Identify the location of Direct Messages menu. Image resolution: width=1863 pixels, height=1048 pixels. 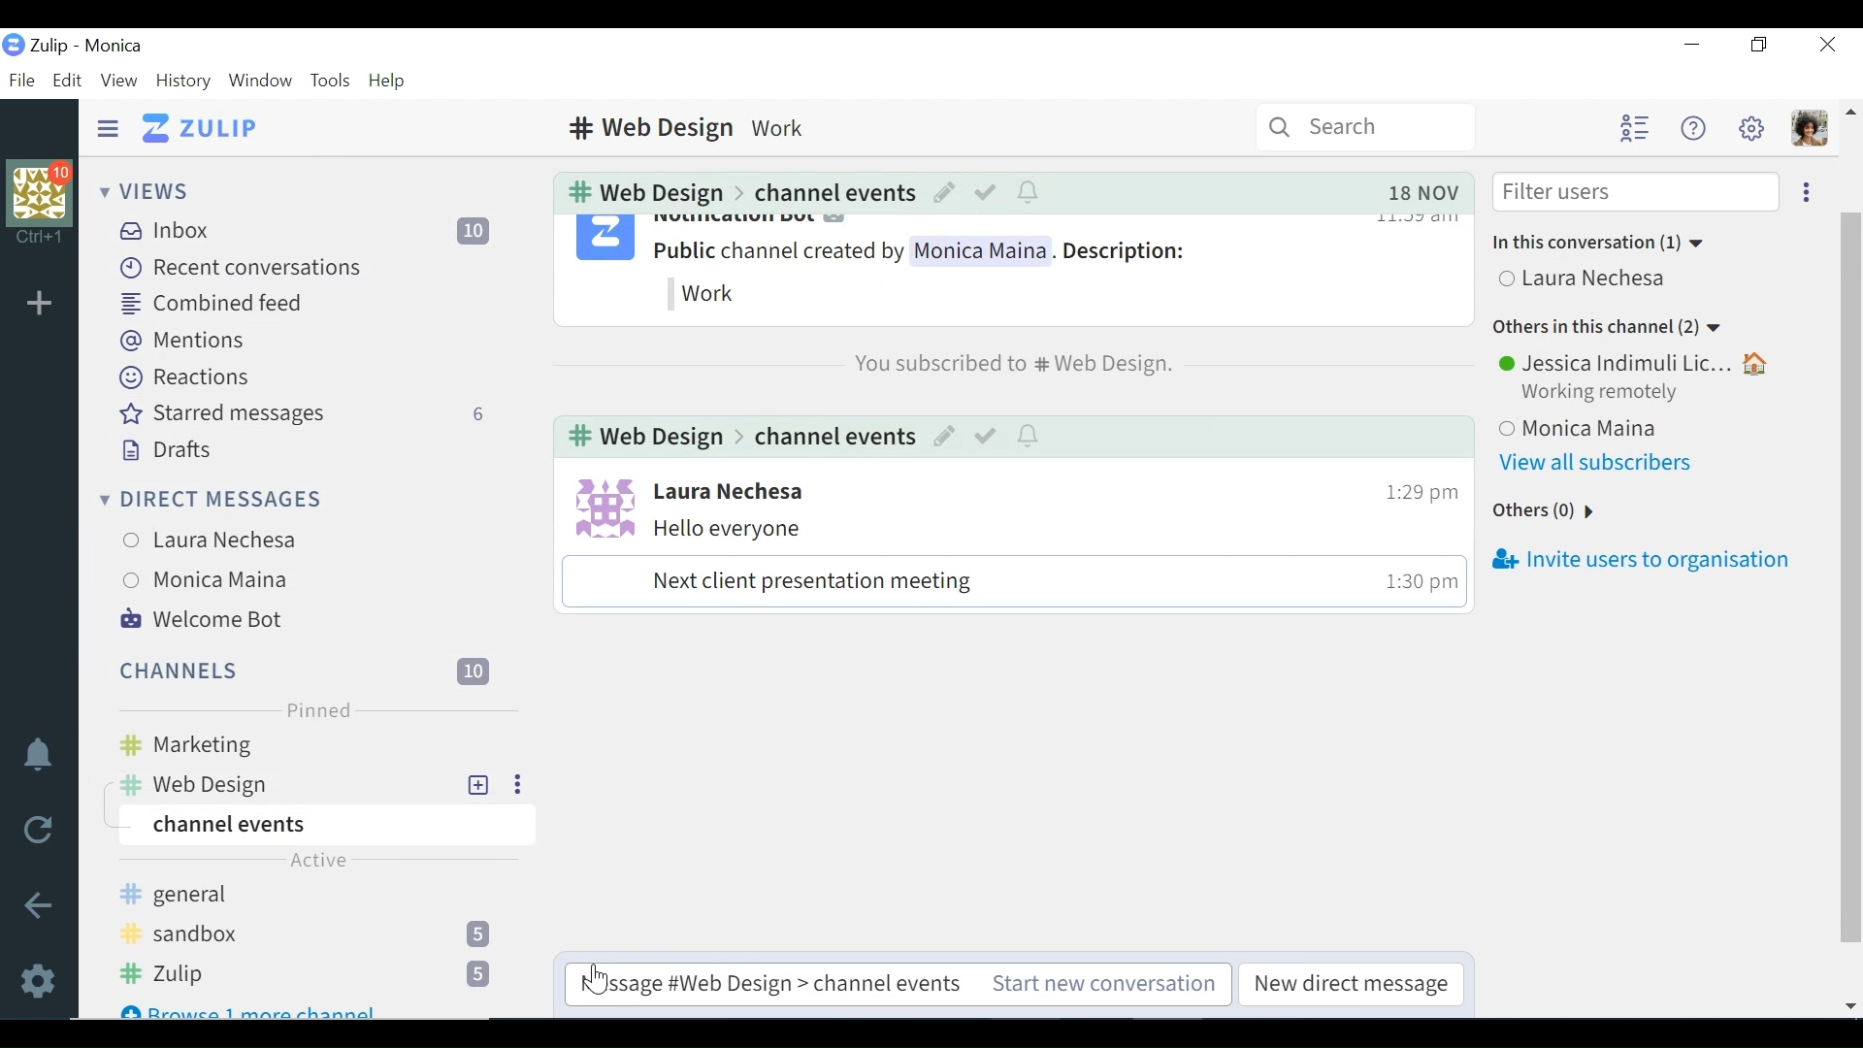
(211, 497).